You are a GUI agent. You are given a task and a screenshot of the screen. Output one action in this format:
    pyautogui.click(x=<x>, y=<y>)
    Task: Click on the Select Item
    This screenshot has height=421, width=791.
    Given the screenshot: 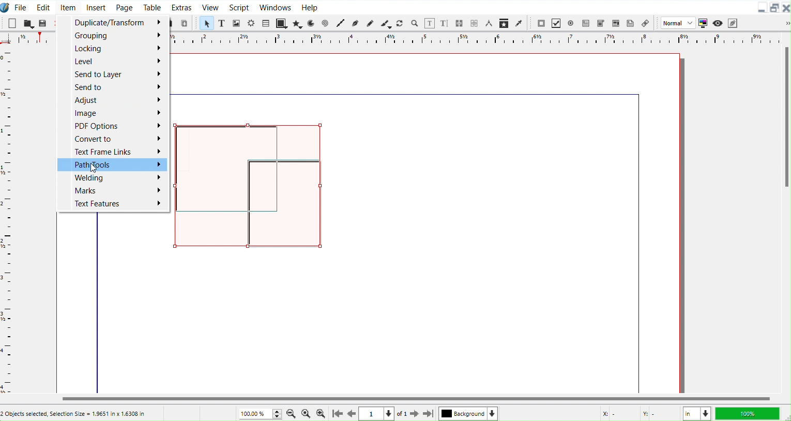 What is the action you would take?
    pyautogui.click(x=207, y=23)
    